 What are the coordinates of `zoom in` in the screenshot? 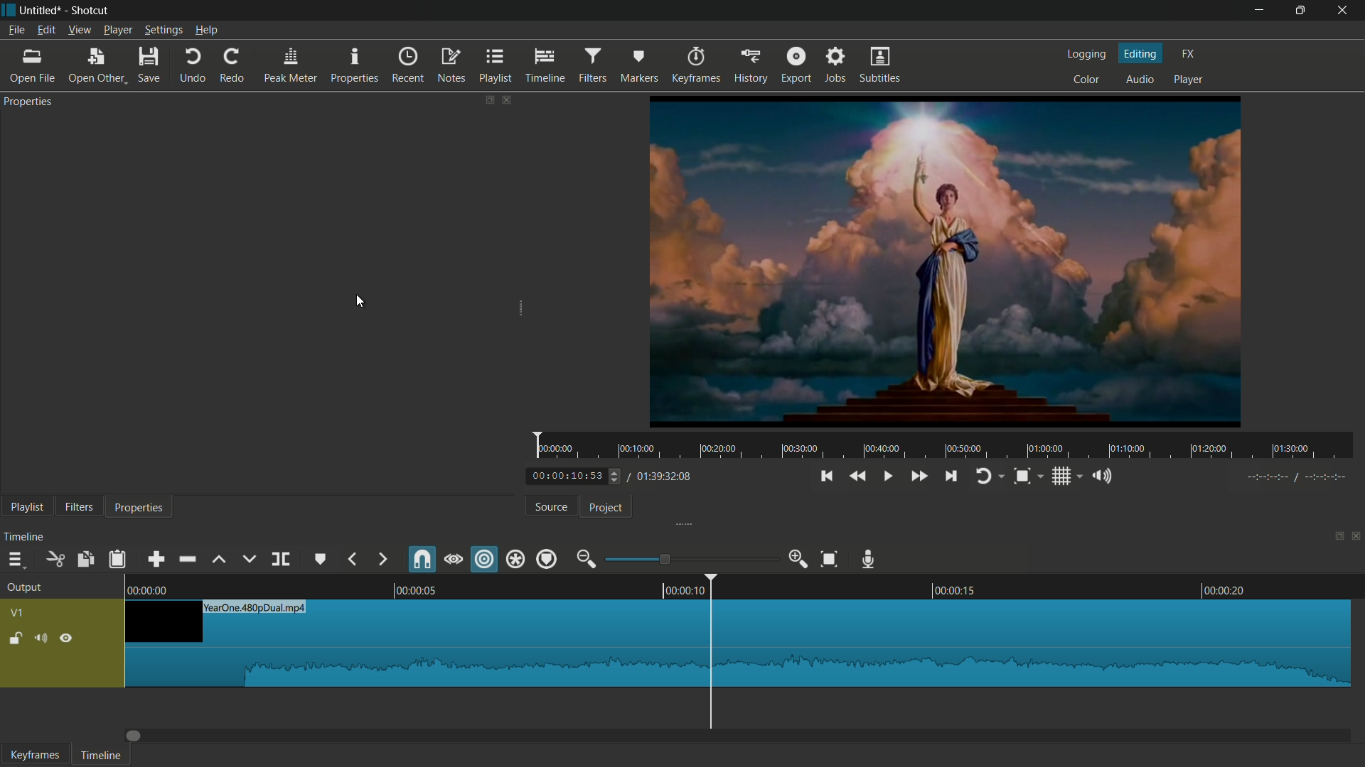 It's located at (797, 559).